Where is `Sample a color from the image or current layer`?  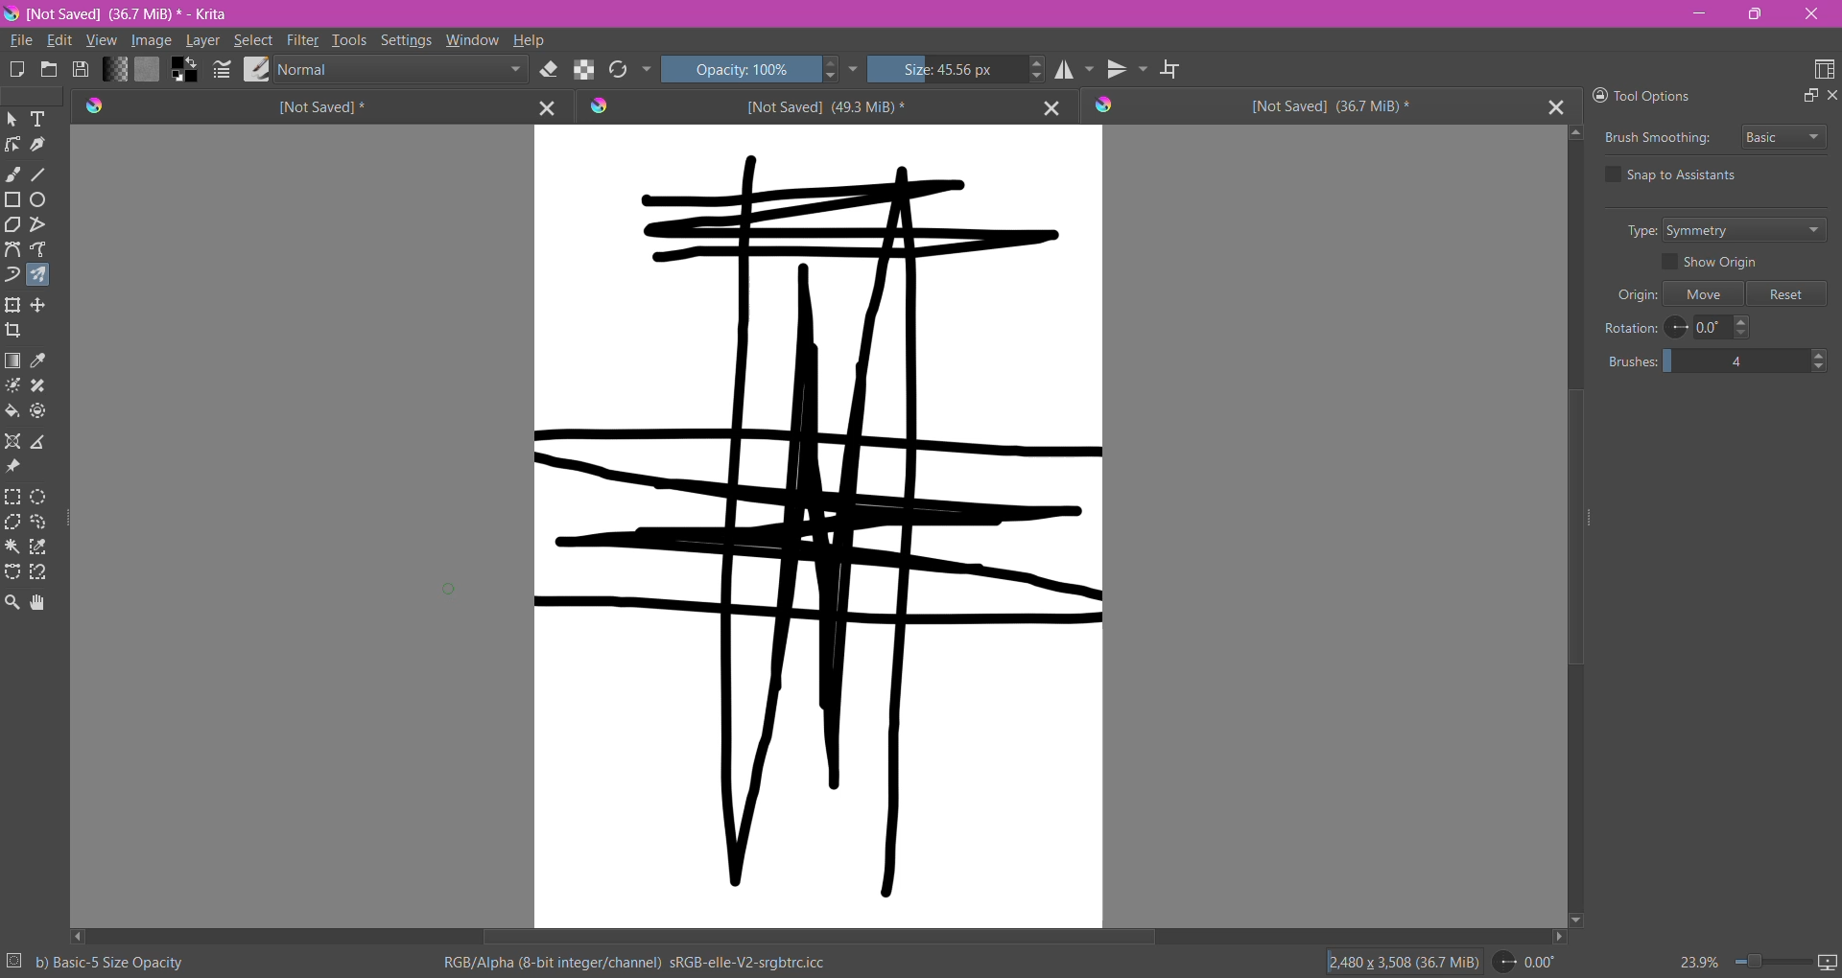
Sample a color from the image or current layer is located at coordinates (43, 361).